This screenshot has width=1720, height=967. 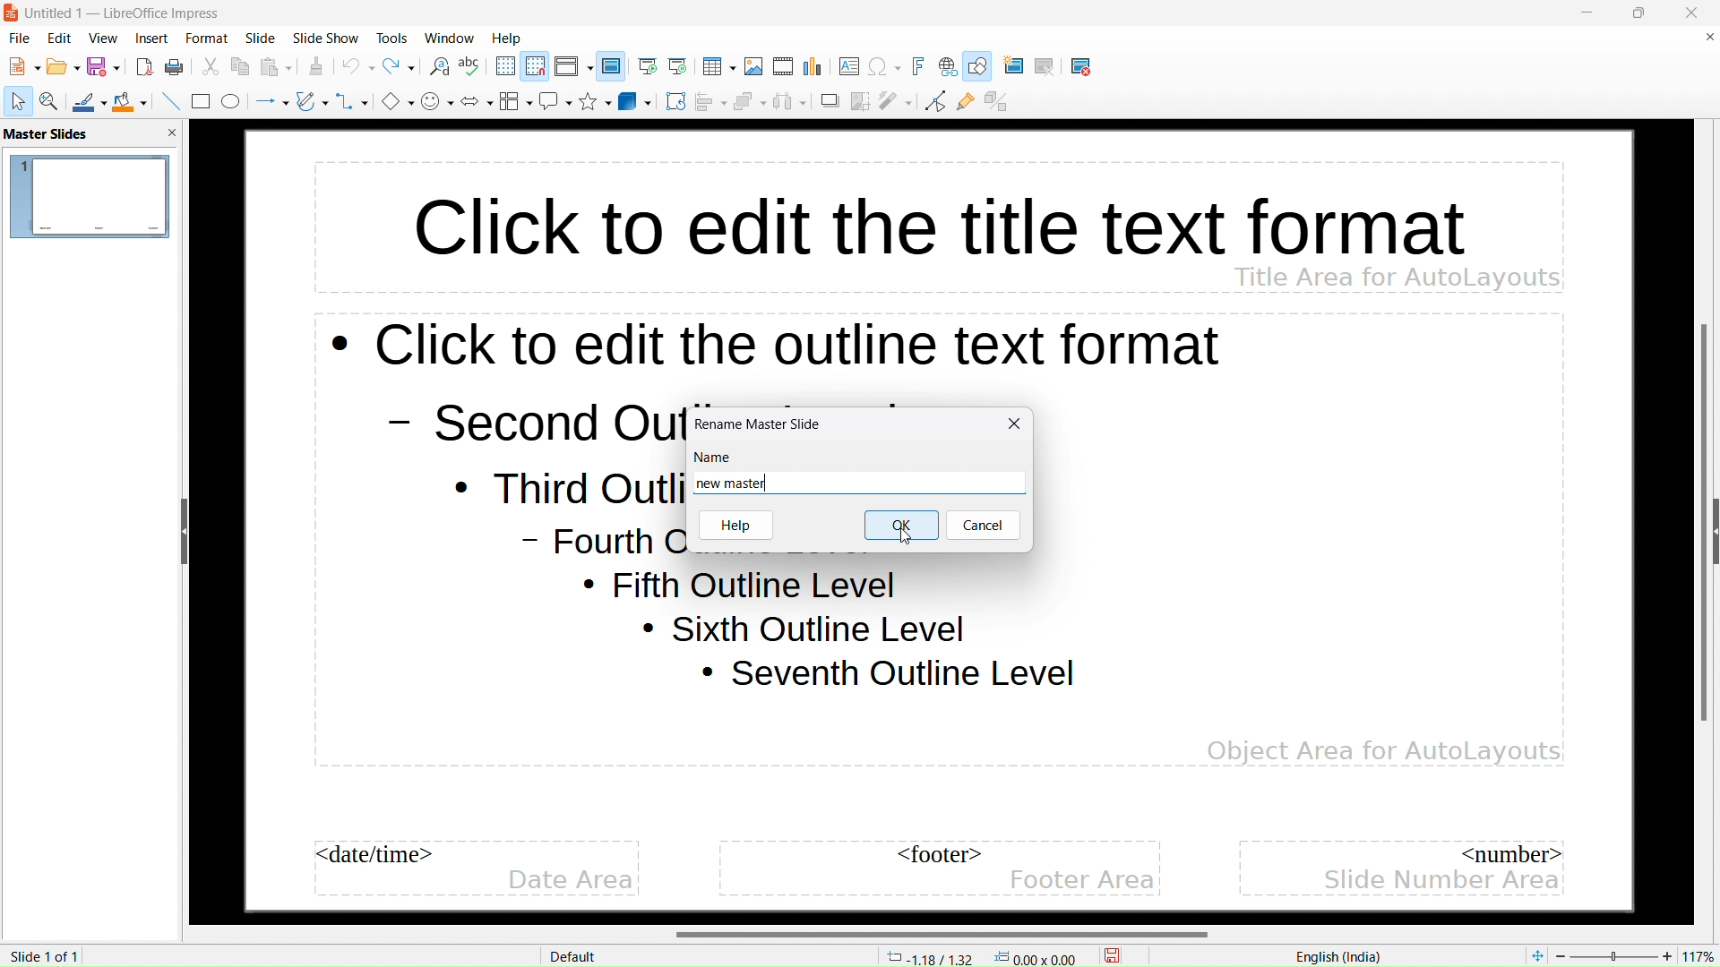 What do you see at coordinates (357, 66) in the screenshot?
I see `undo` at bounding box center [357, 66].